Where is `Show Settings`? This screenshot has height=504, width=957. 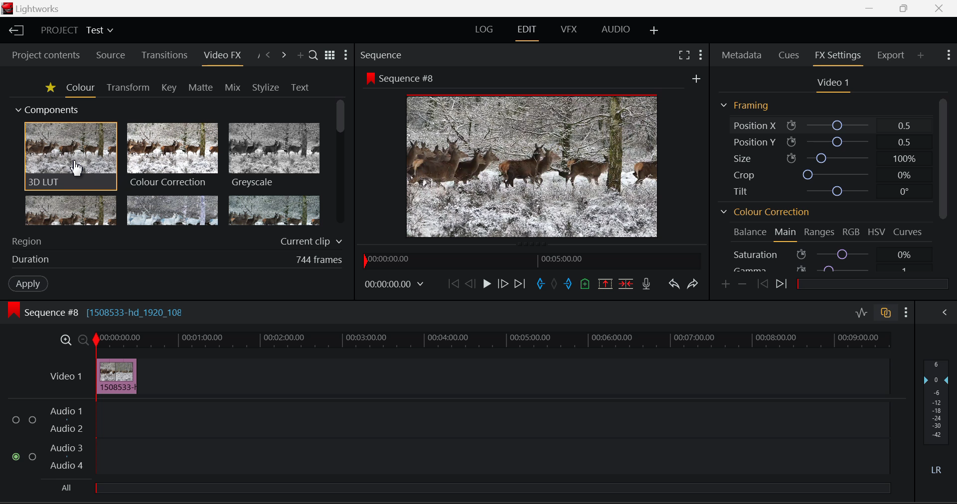 Show Settings is located at coordinates (347, 55).